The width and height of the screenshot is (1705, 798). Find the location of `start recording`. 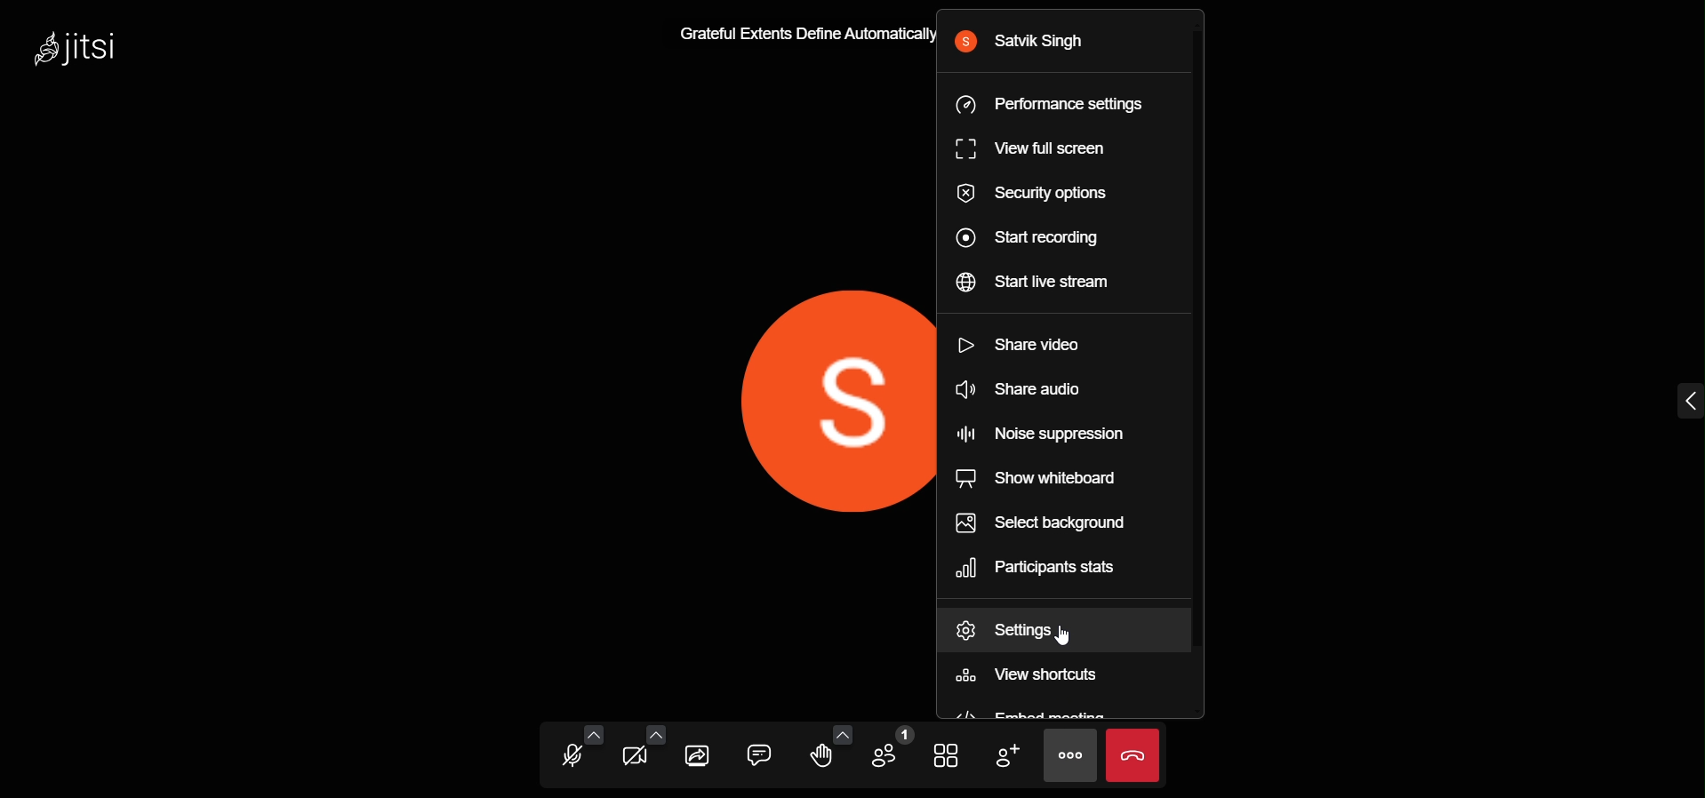

start recording is located at coordinates (1034, 237).